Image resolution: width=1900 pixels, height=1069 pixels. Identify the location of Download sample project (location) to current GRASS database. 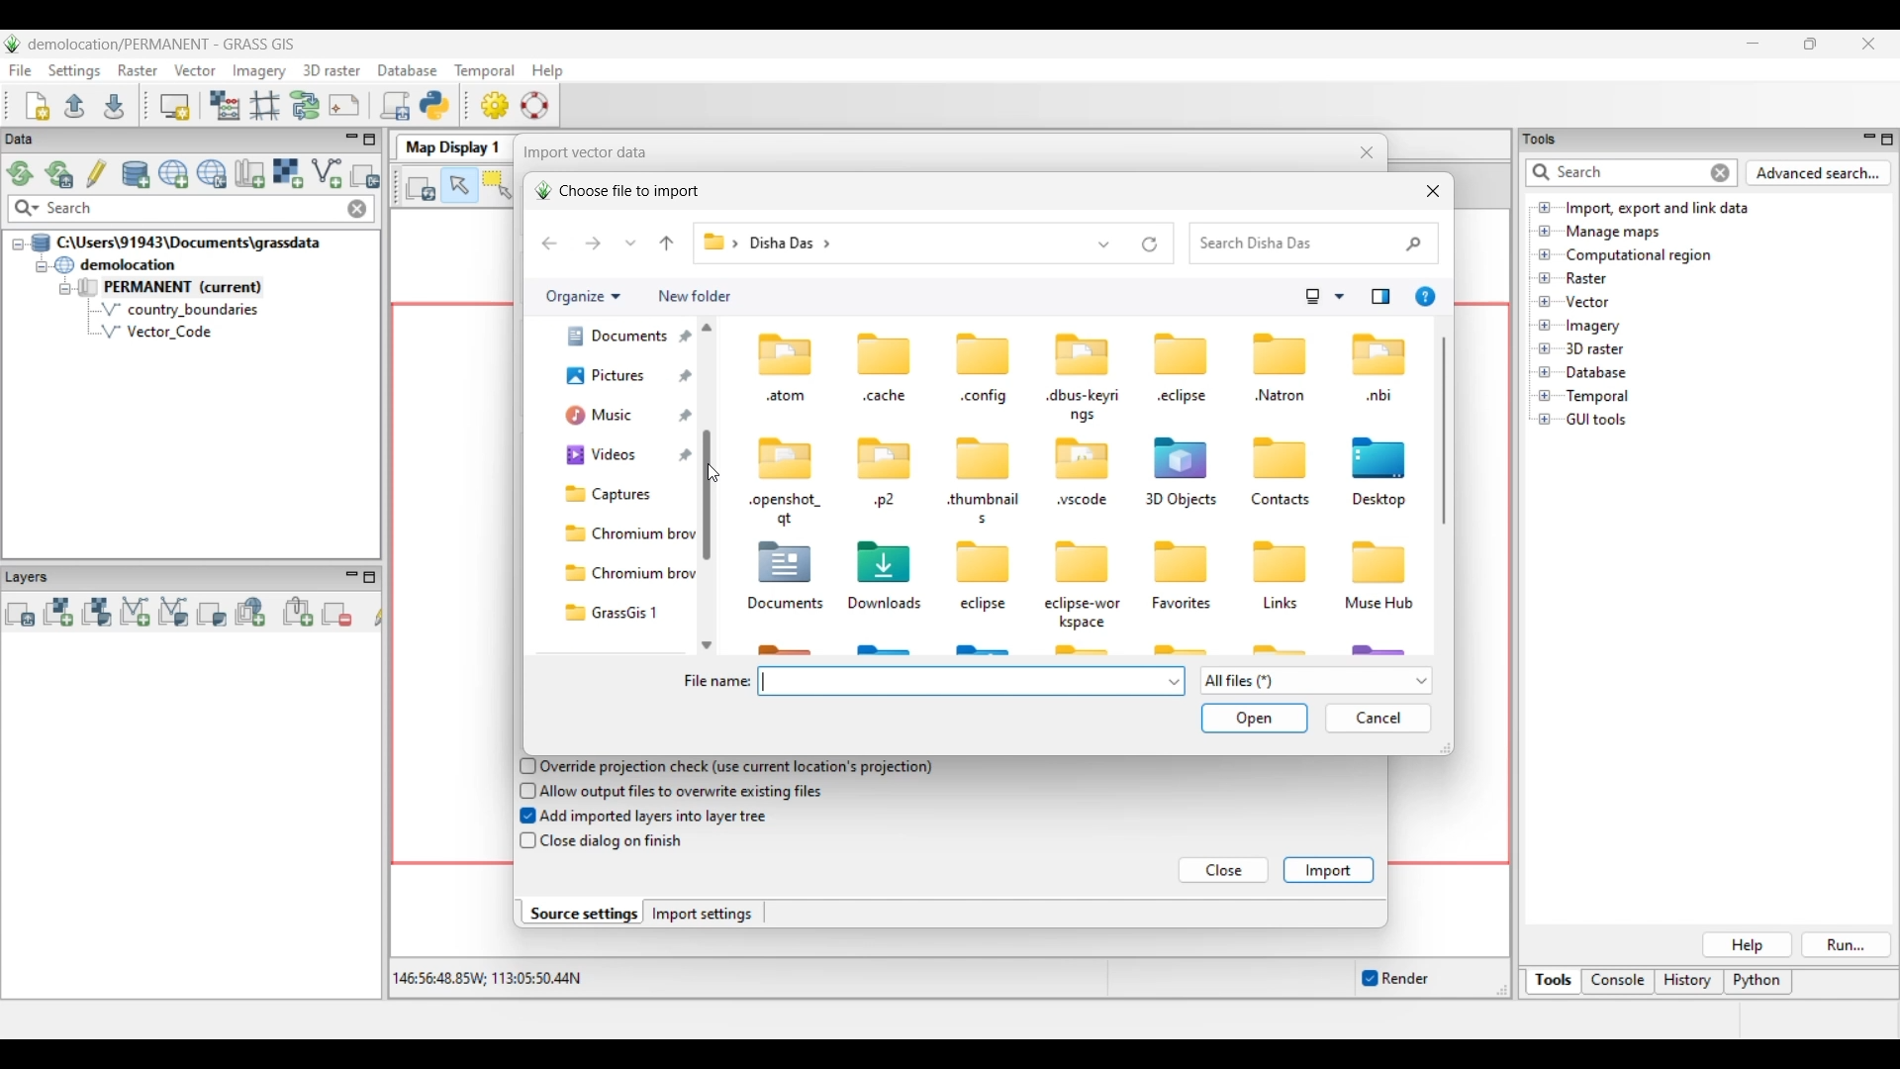
(212, 174).